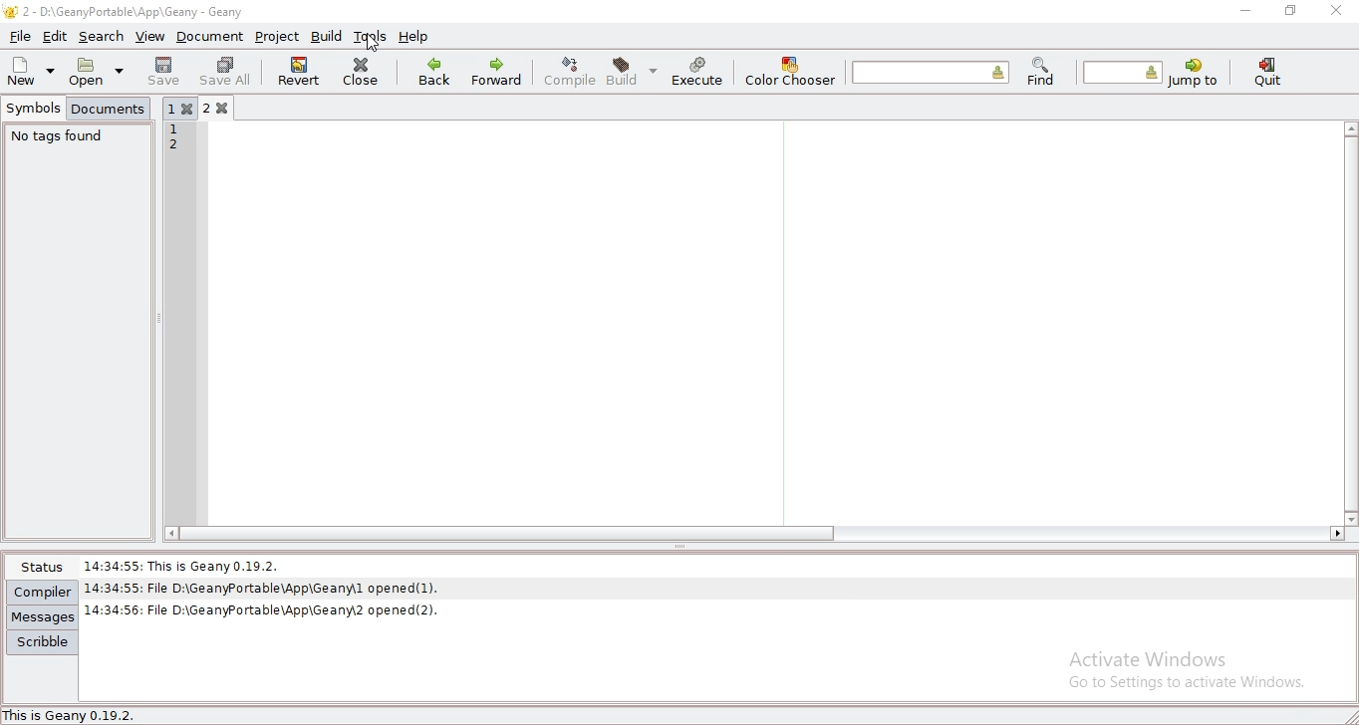 The height and width of the screenshot is (725, 1359). I want to click on help, so click(413, 36).